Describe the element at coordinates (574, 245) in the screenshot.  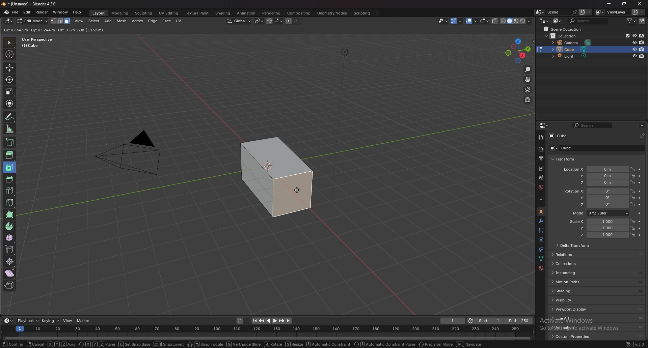
I see `delta transform` at that location.